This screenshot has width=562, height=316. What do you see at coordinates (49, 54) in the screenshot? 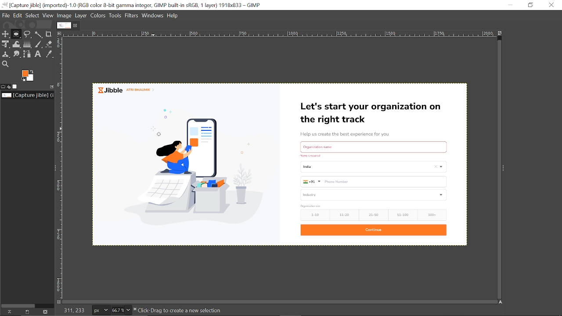
I see `Color picker tool` at bounding box center [49, 54].